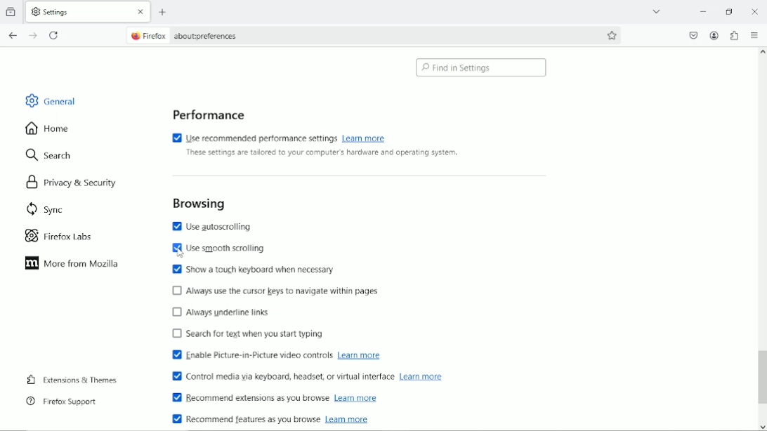 The image size is (767, 431). Describe the element at coordinates (163, 12) in the screenshot. I see `New tab` at that location.